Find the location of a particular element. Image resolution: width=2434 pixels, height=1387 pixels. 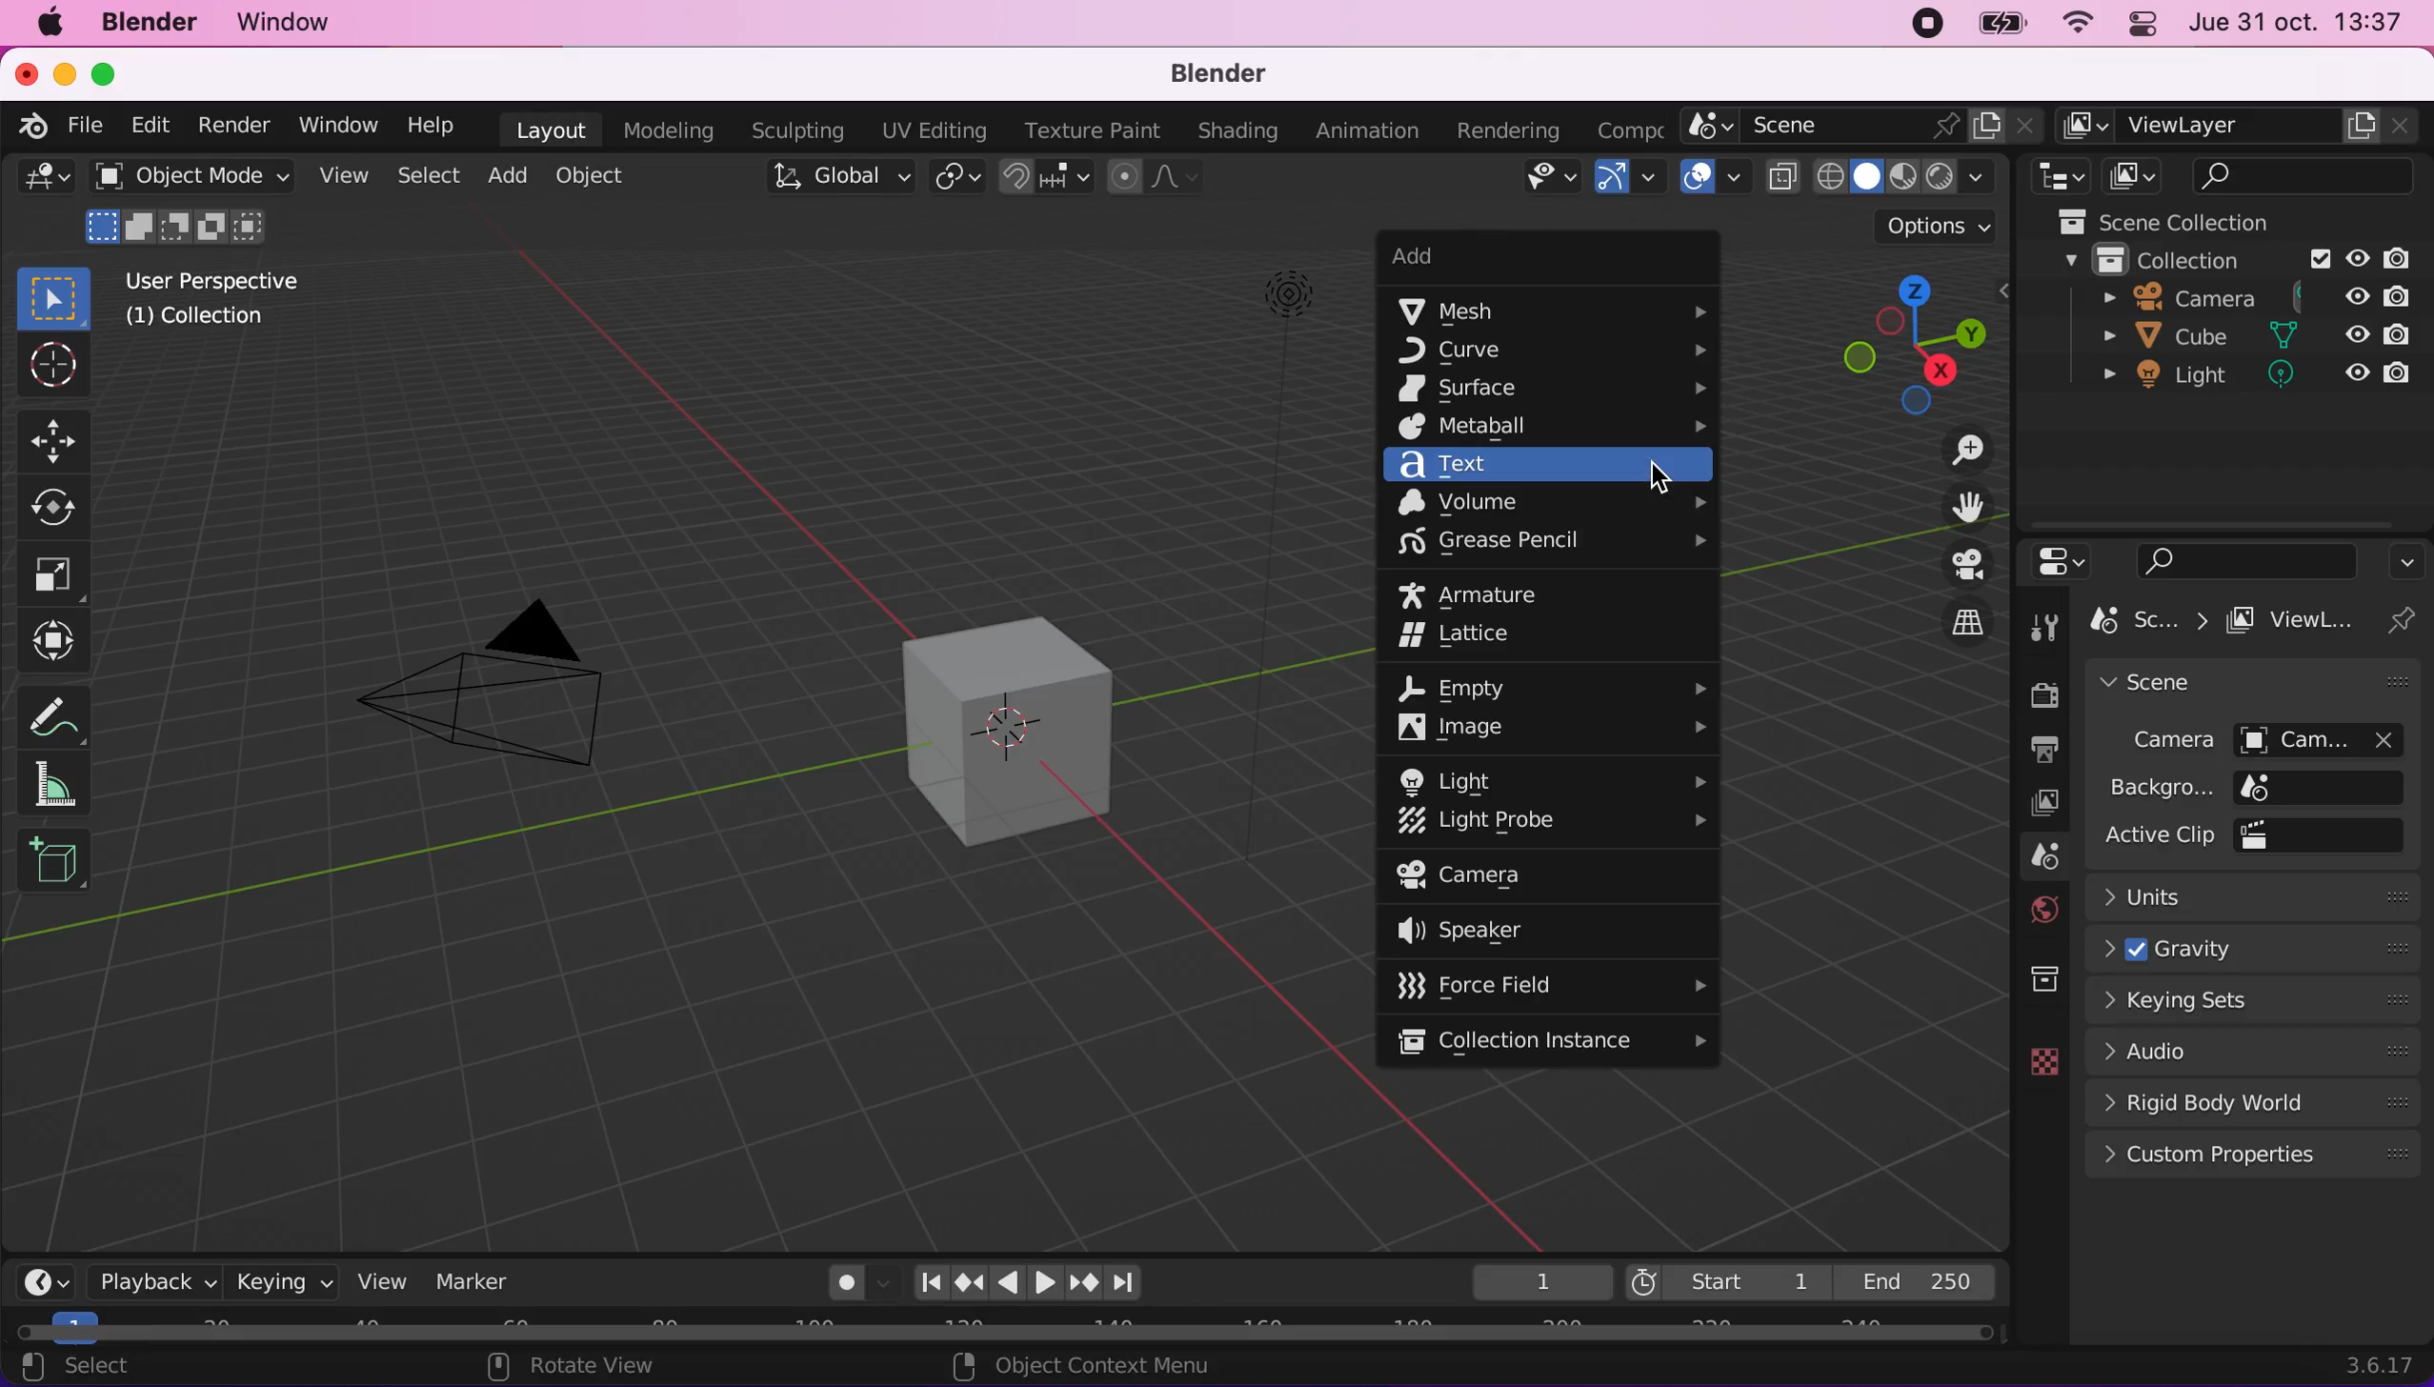

horizontal slider is located at coordinates (1007, 1334).